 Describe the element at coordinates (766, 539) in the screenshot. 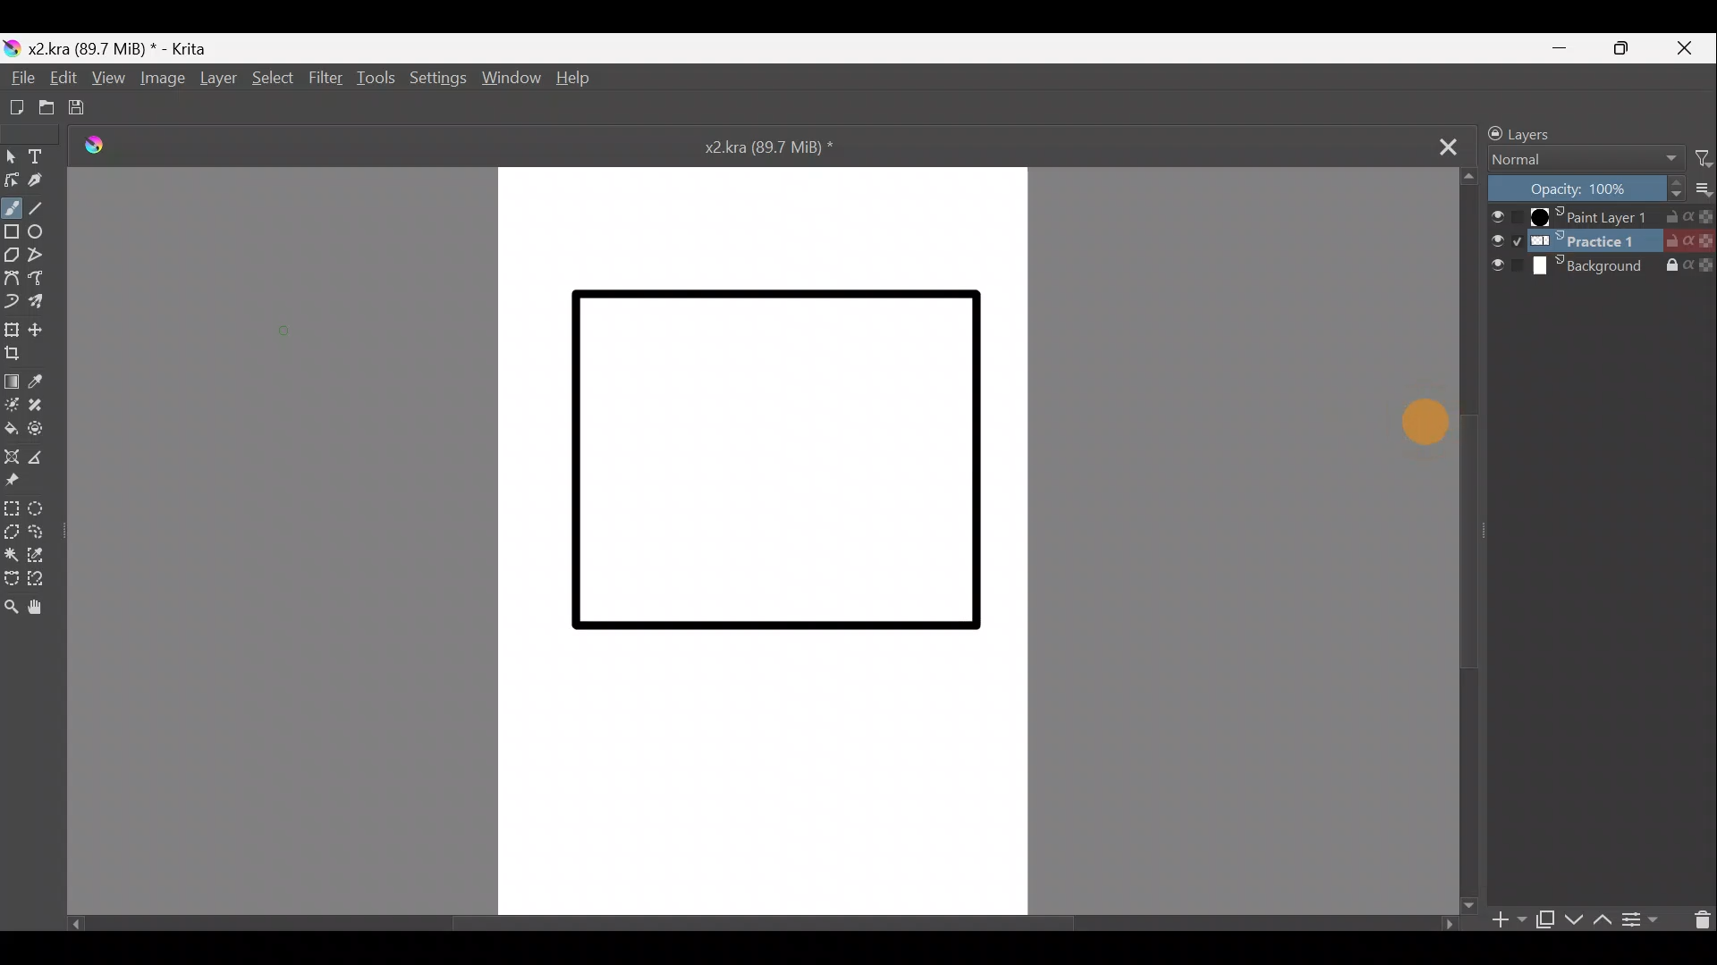

I see `Canvas` at that location.